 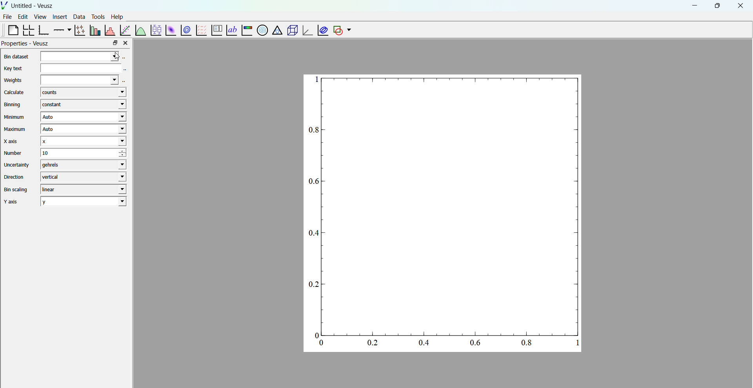 I want to click on plot bar chats, so click(x=94, y=30).